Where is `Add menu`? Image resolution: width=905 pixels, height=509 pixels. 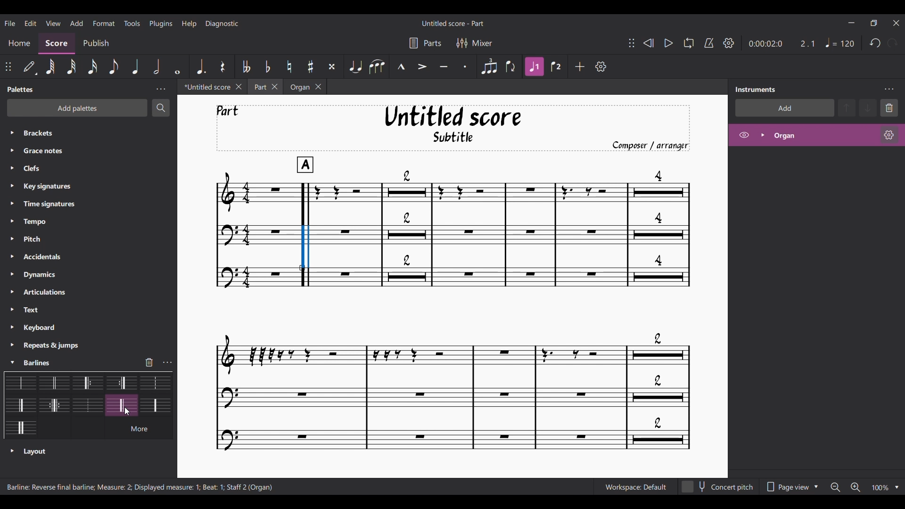
Add menu is located at coordinates (76, 23).